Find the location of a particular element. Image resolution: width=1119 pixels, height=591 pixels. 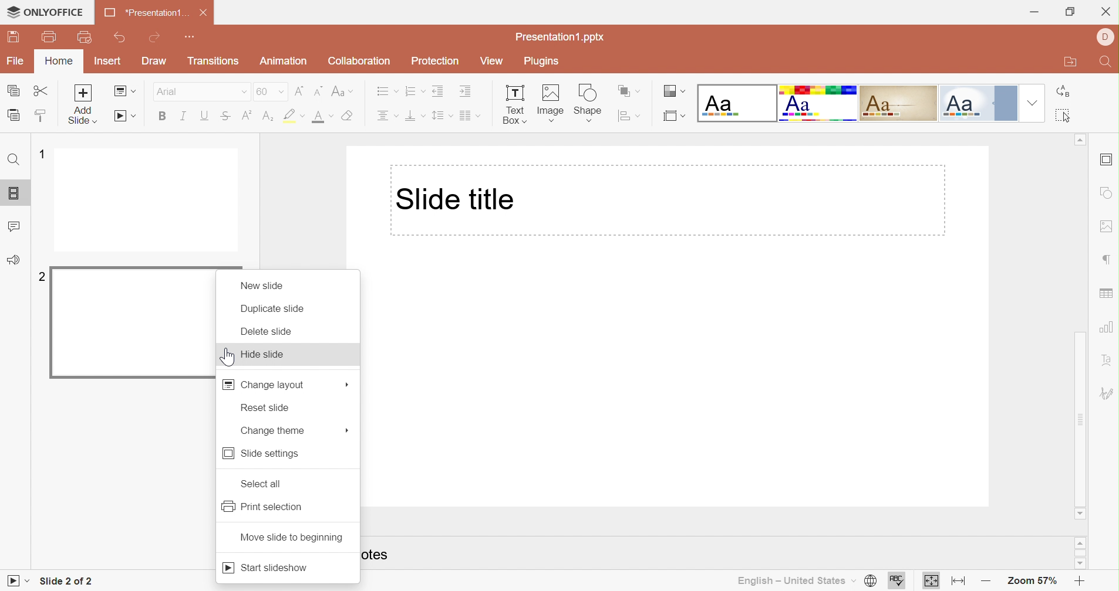

Change slide layout is located at coordinates (126, 91).